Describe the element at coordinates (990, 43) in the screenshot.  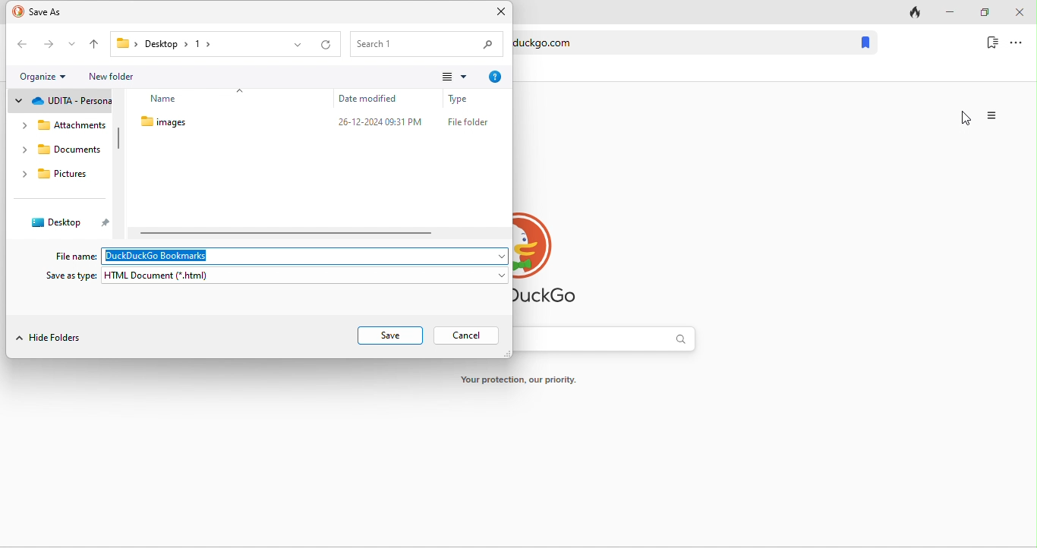
I see `bookmark` at that location.